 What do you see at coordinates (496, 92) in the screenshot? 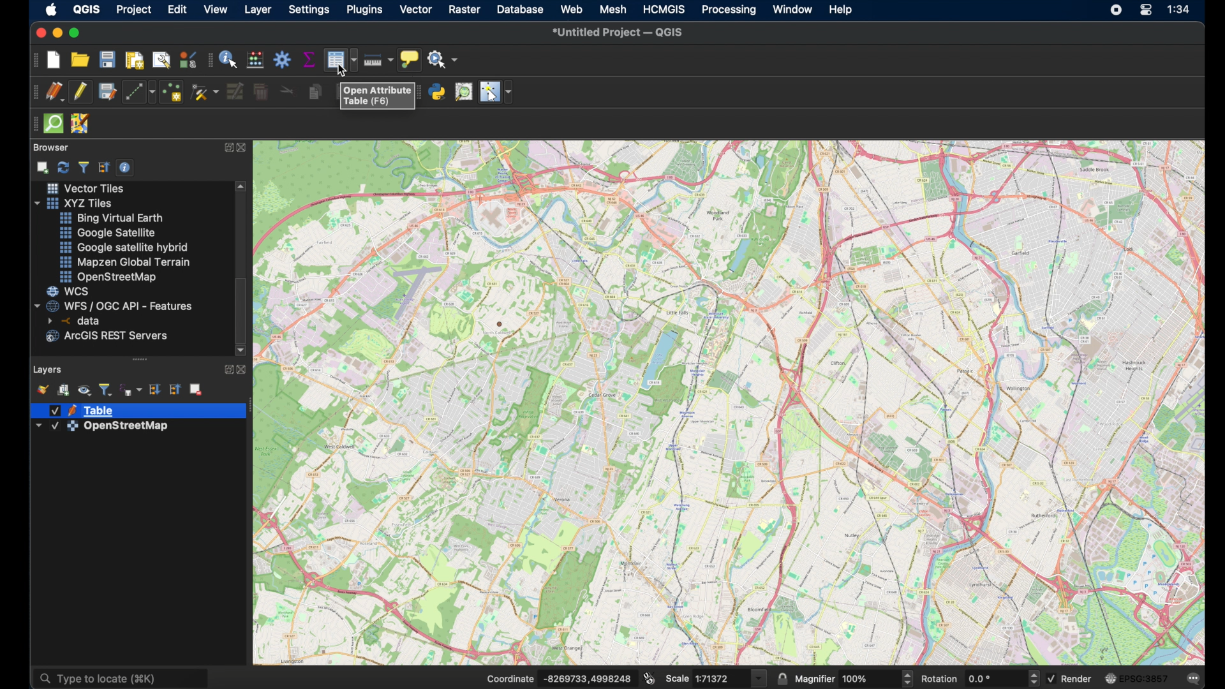
I see `switched mouse to a configurable pointer` at bounding box center [496, 92].